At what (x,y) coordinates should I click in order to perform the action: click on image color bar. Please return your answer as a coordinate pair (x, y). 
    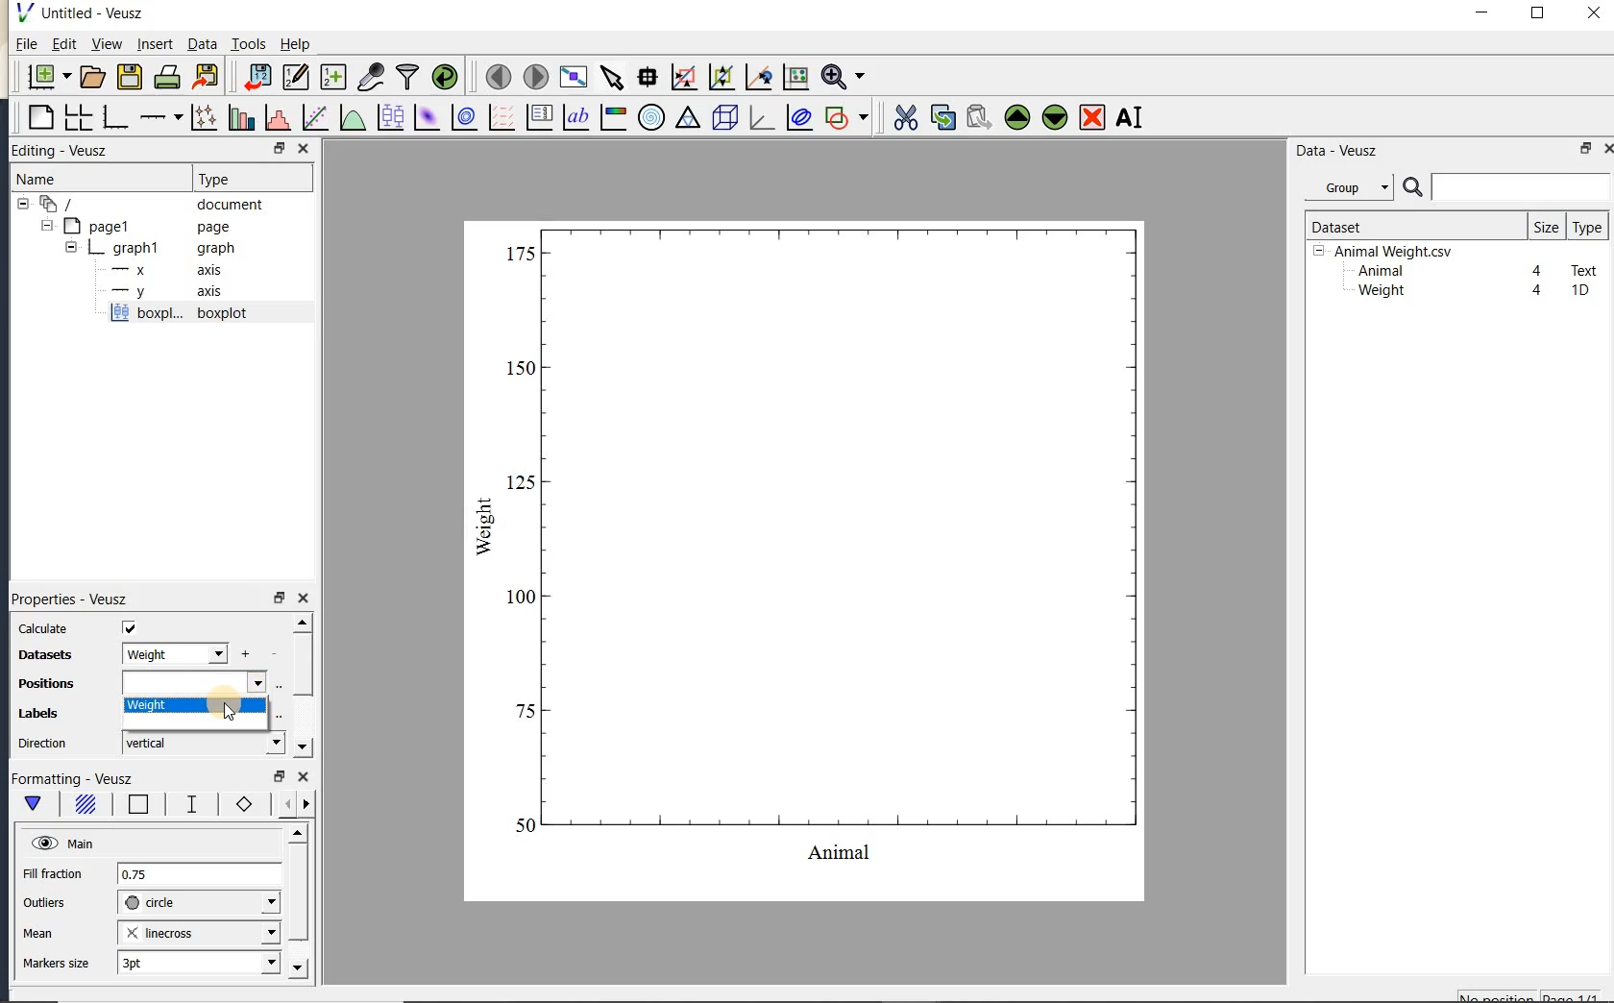
    Looking at the image, I should click on (613, 117).